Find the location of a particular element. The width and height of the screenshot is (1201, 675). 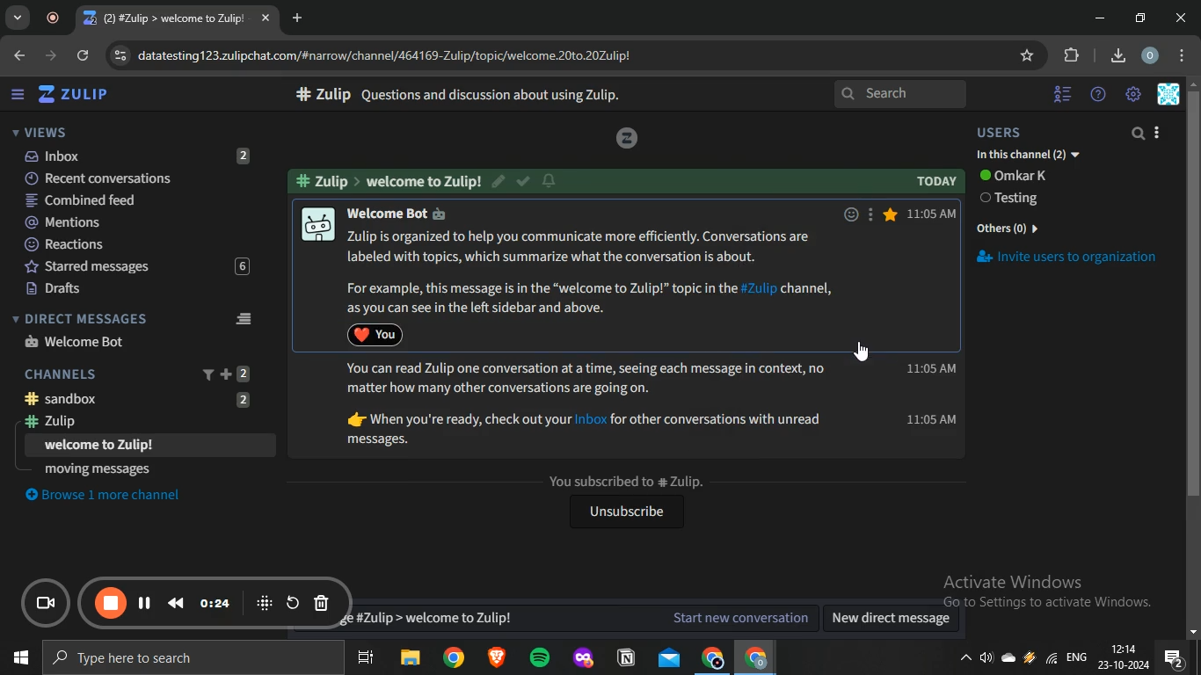

users is located at coordinates (1014, 133).